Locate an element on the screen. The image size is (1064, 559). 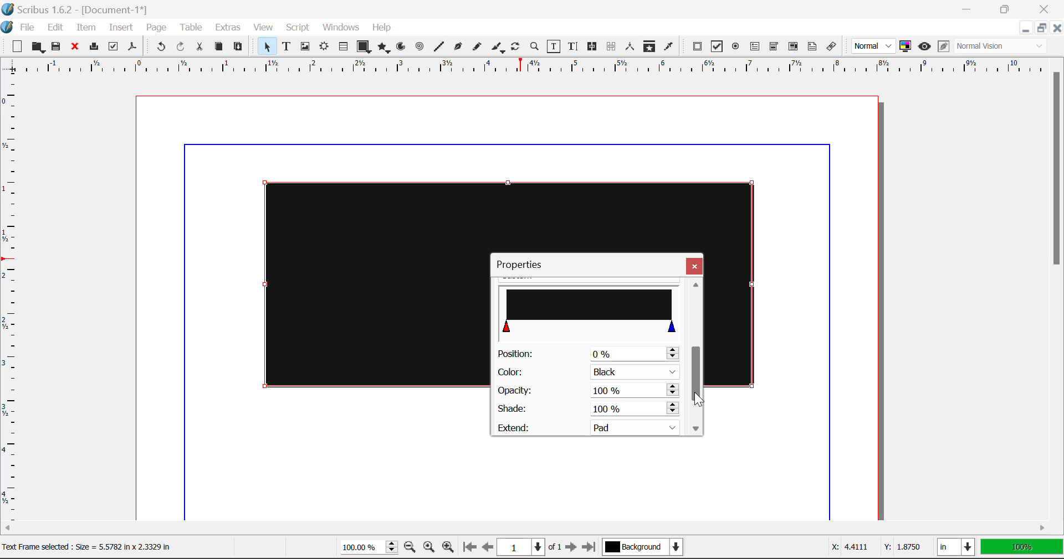
Edit Contents of Frame is located at coordinates (554, 48).